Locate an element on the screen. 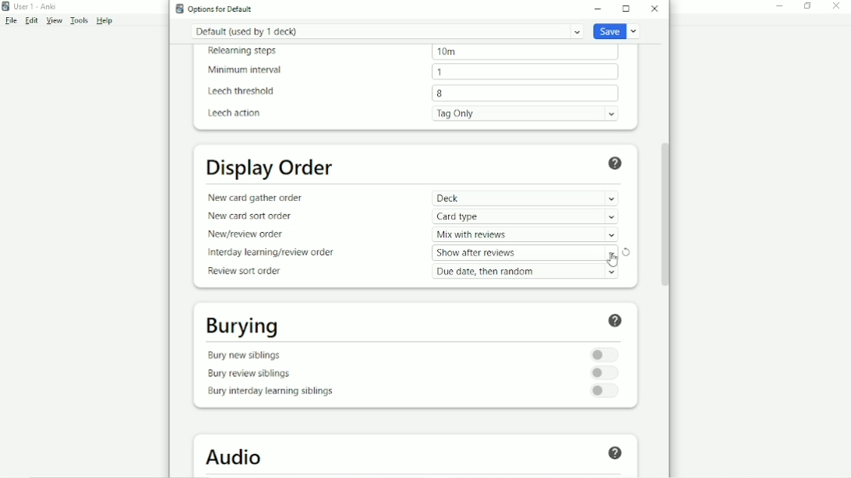  Interday learning/review order is located at coordinates (270, 253).